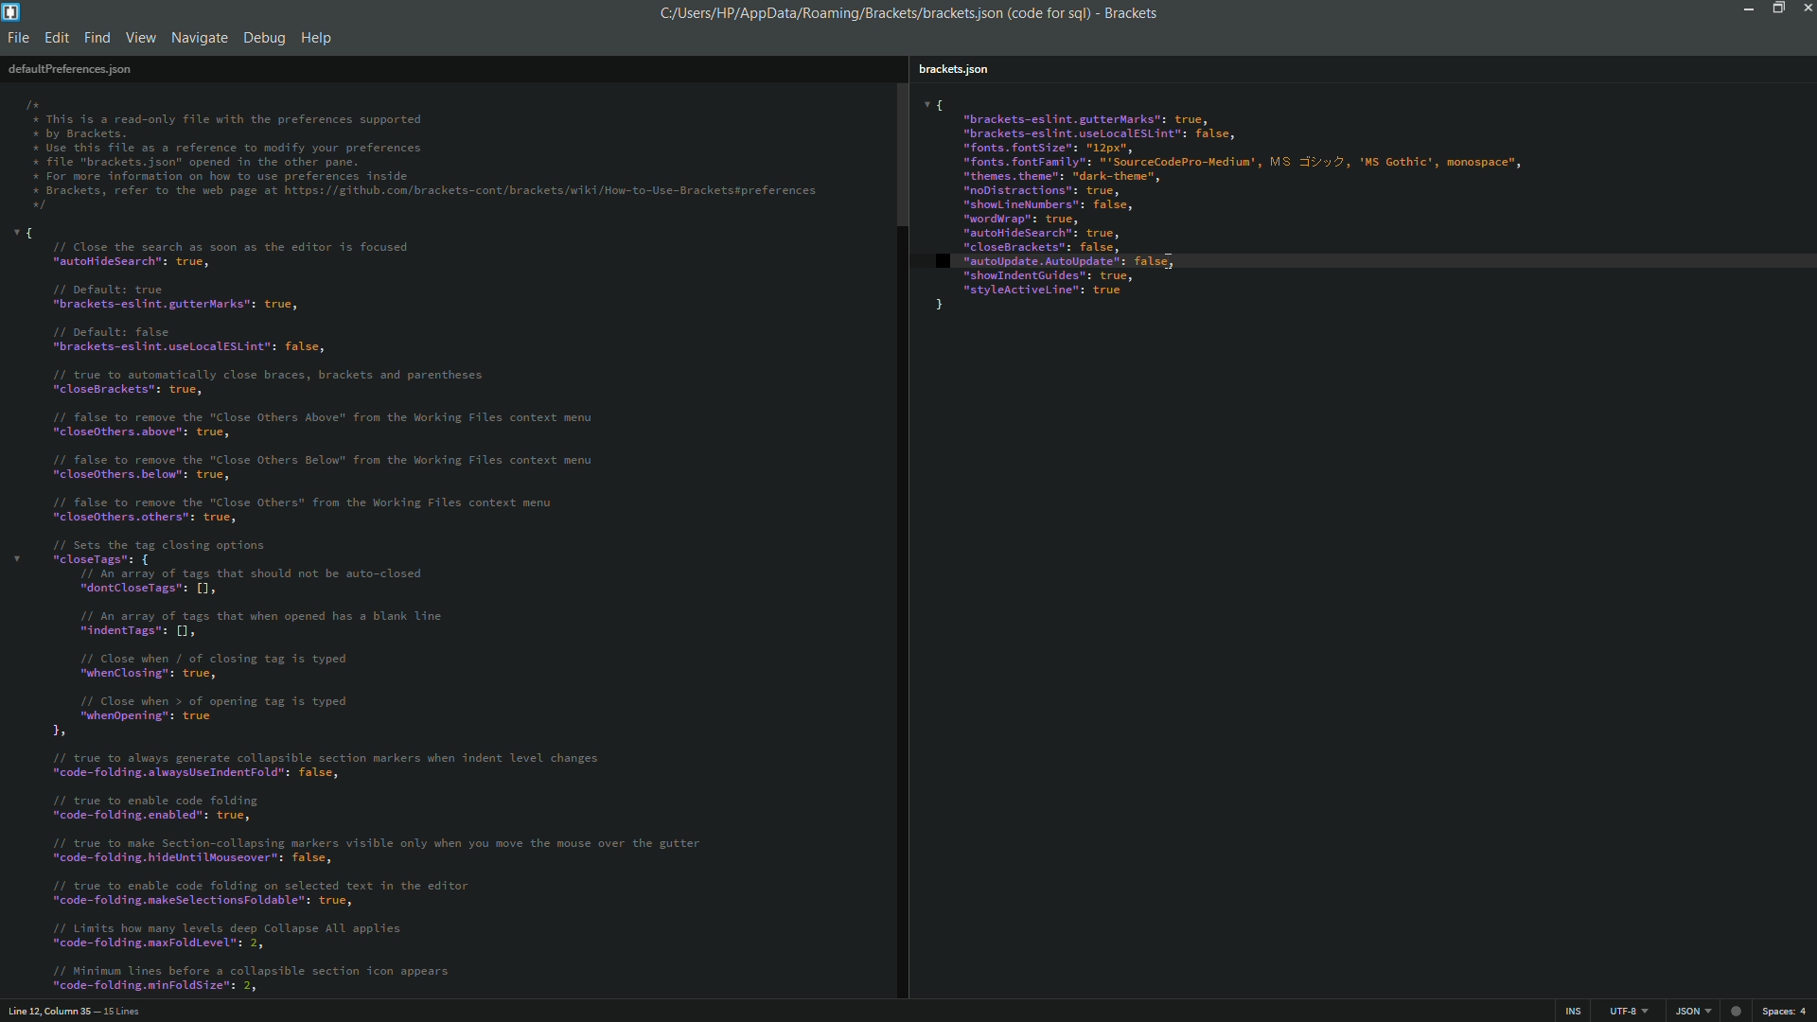 The image size is (1817, 1022). I want to click on JSON, so click(1690, 1011).